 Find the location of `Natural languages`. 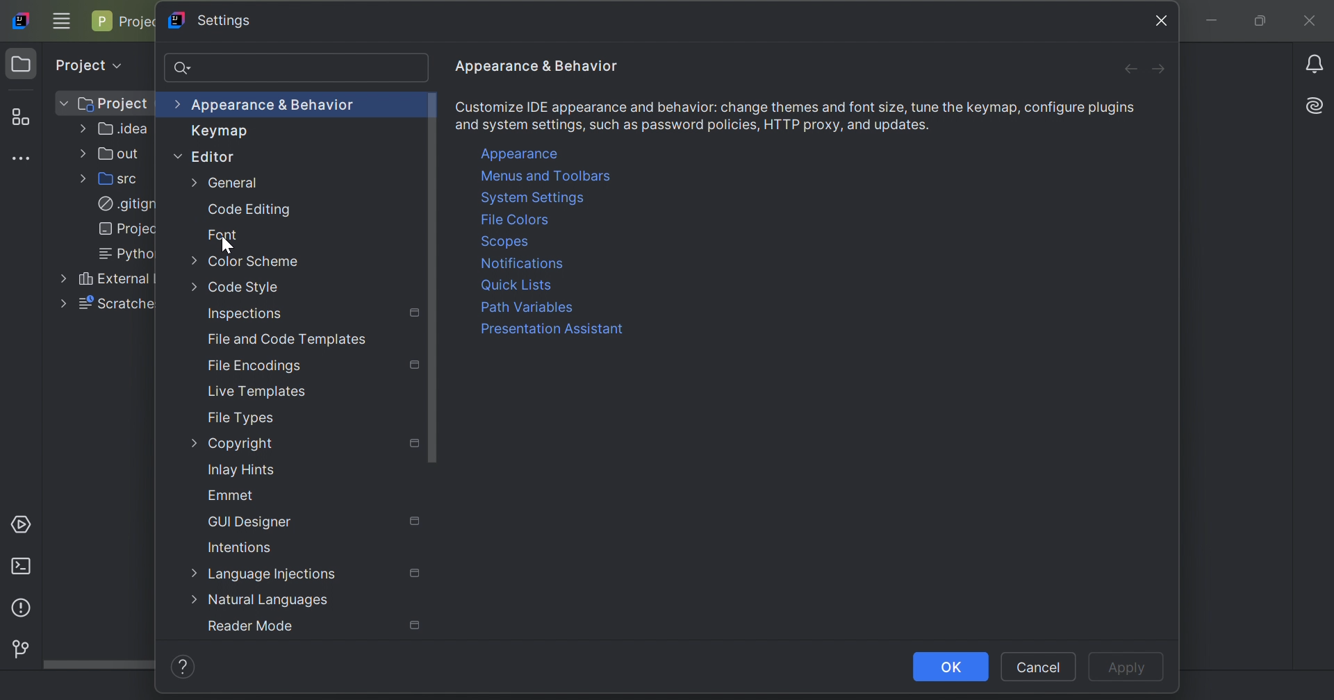

Natural languages is located at coordinates (261, 601).